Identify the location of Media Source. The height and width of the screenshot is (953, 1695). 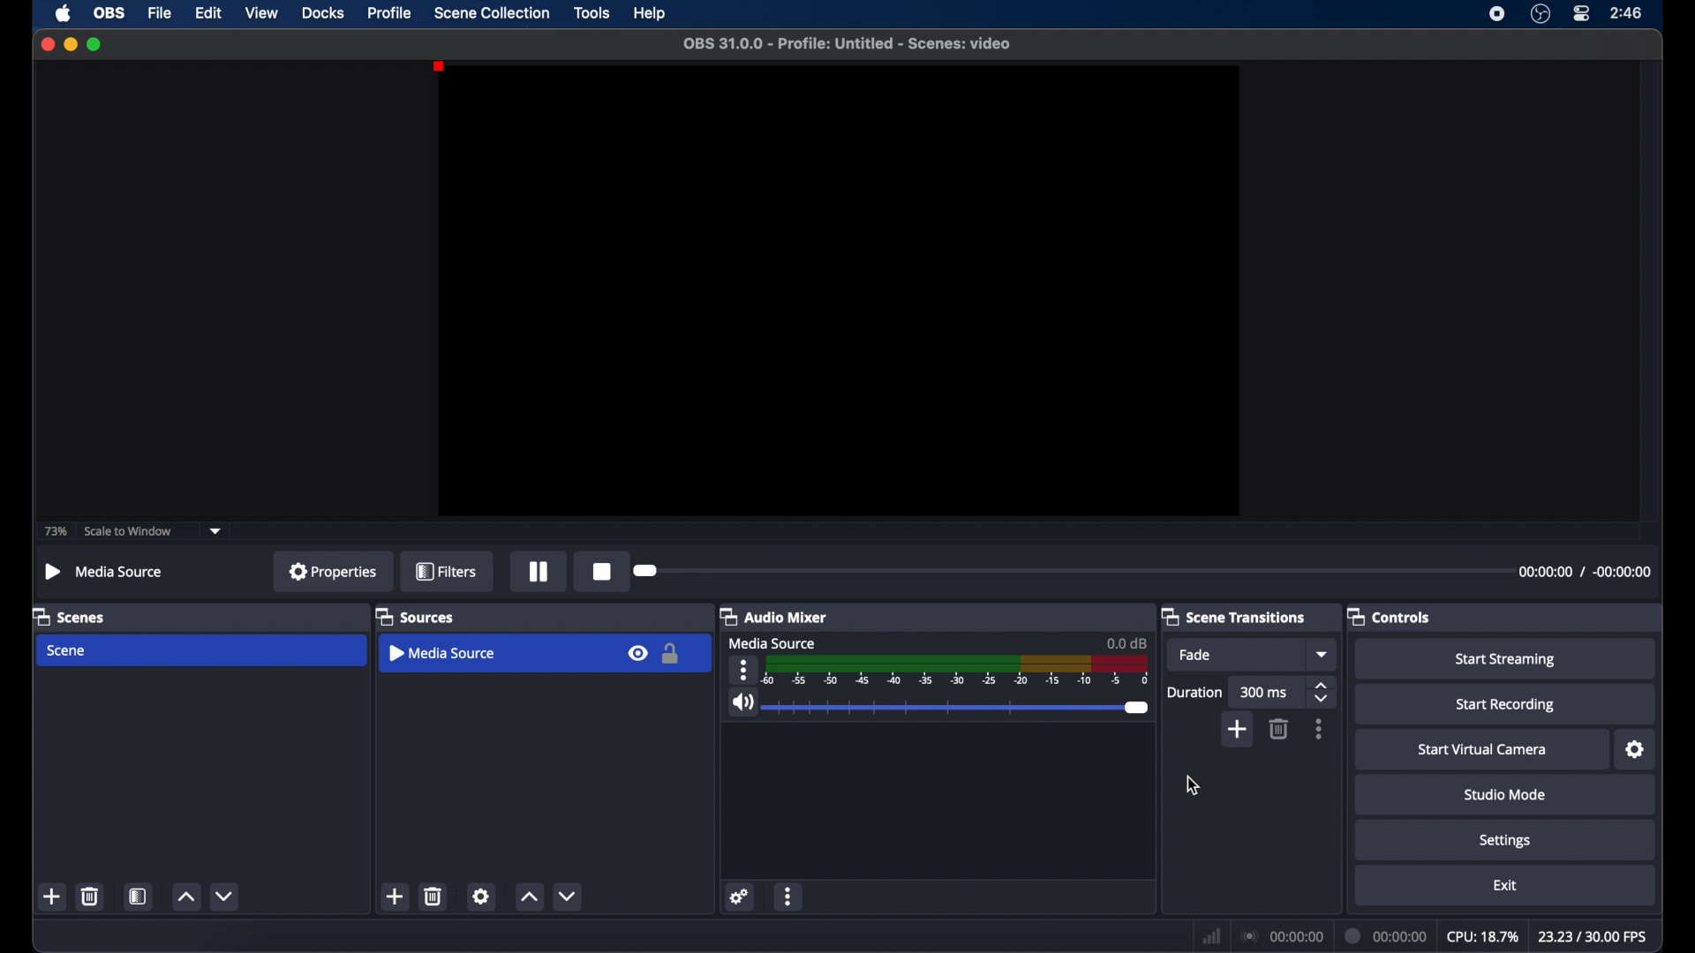
(448, 654).